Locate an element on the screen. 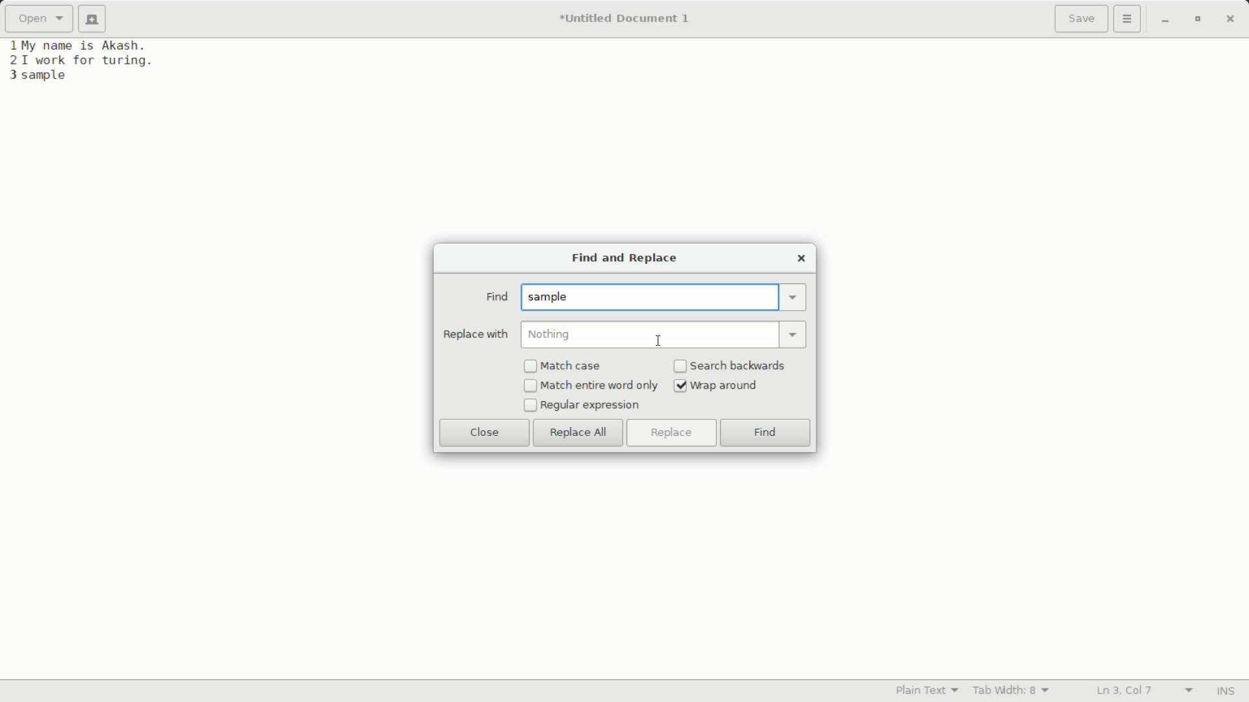 This screenshot has height=702, width=1249. replace all is located at coordinates (578, 434).